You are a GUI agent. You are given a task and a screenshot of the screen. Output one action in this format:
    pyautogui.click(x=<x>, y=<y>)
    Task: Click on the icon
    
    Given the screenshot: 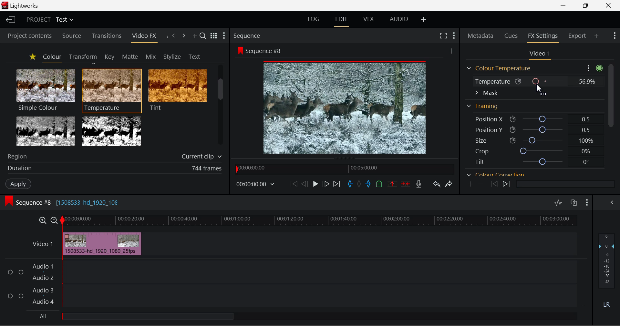 What is the action you would take?
    pyautogui.click(x=513, y=129)
    